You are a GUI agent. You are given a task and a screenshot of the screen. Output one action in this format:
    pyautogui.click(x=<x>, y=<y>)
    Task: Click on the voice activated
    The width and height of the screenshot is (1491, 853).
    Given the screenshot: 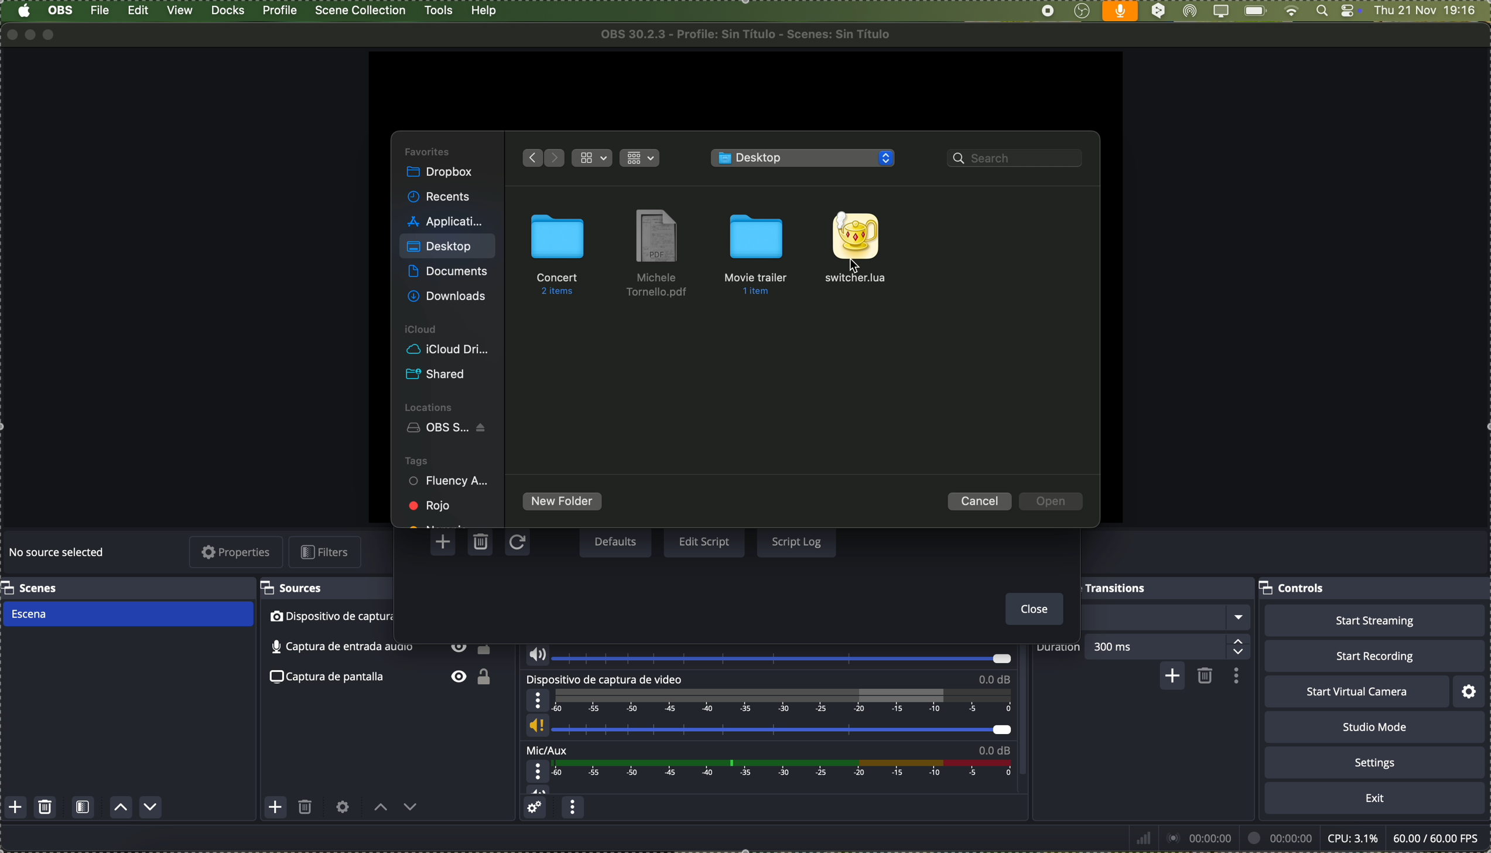 What is the action you would take?
    pyautogui.click(x=1120, y=11)
    